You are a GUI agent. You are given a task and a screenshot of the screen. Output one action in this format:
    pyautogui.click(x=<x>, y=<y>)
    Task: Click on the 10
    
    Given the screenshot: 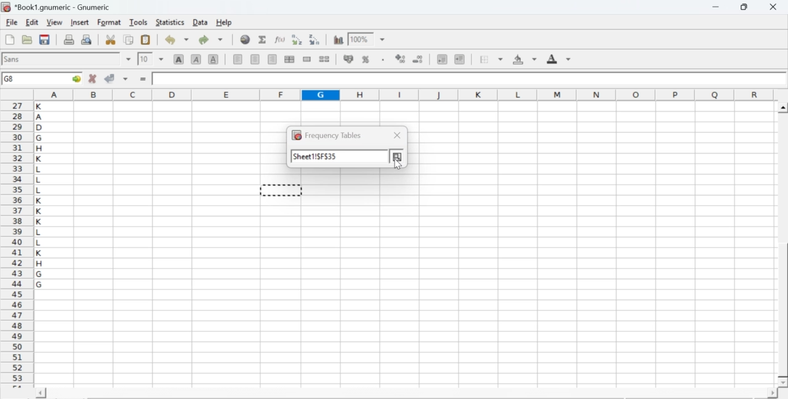 What is the action you would take?
    pyautogui.click(x=145, y=59)
    